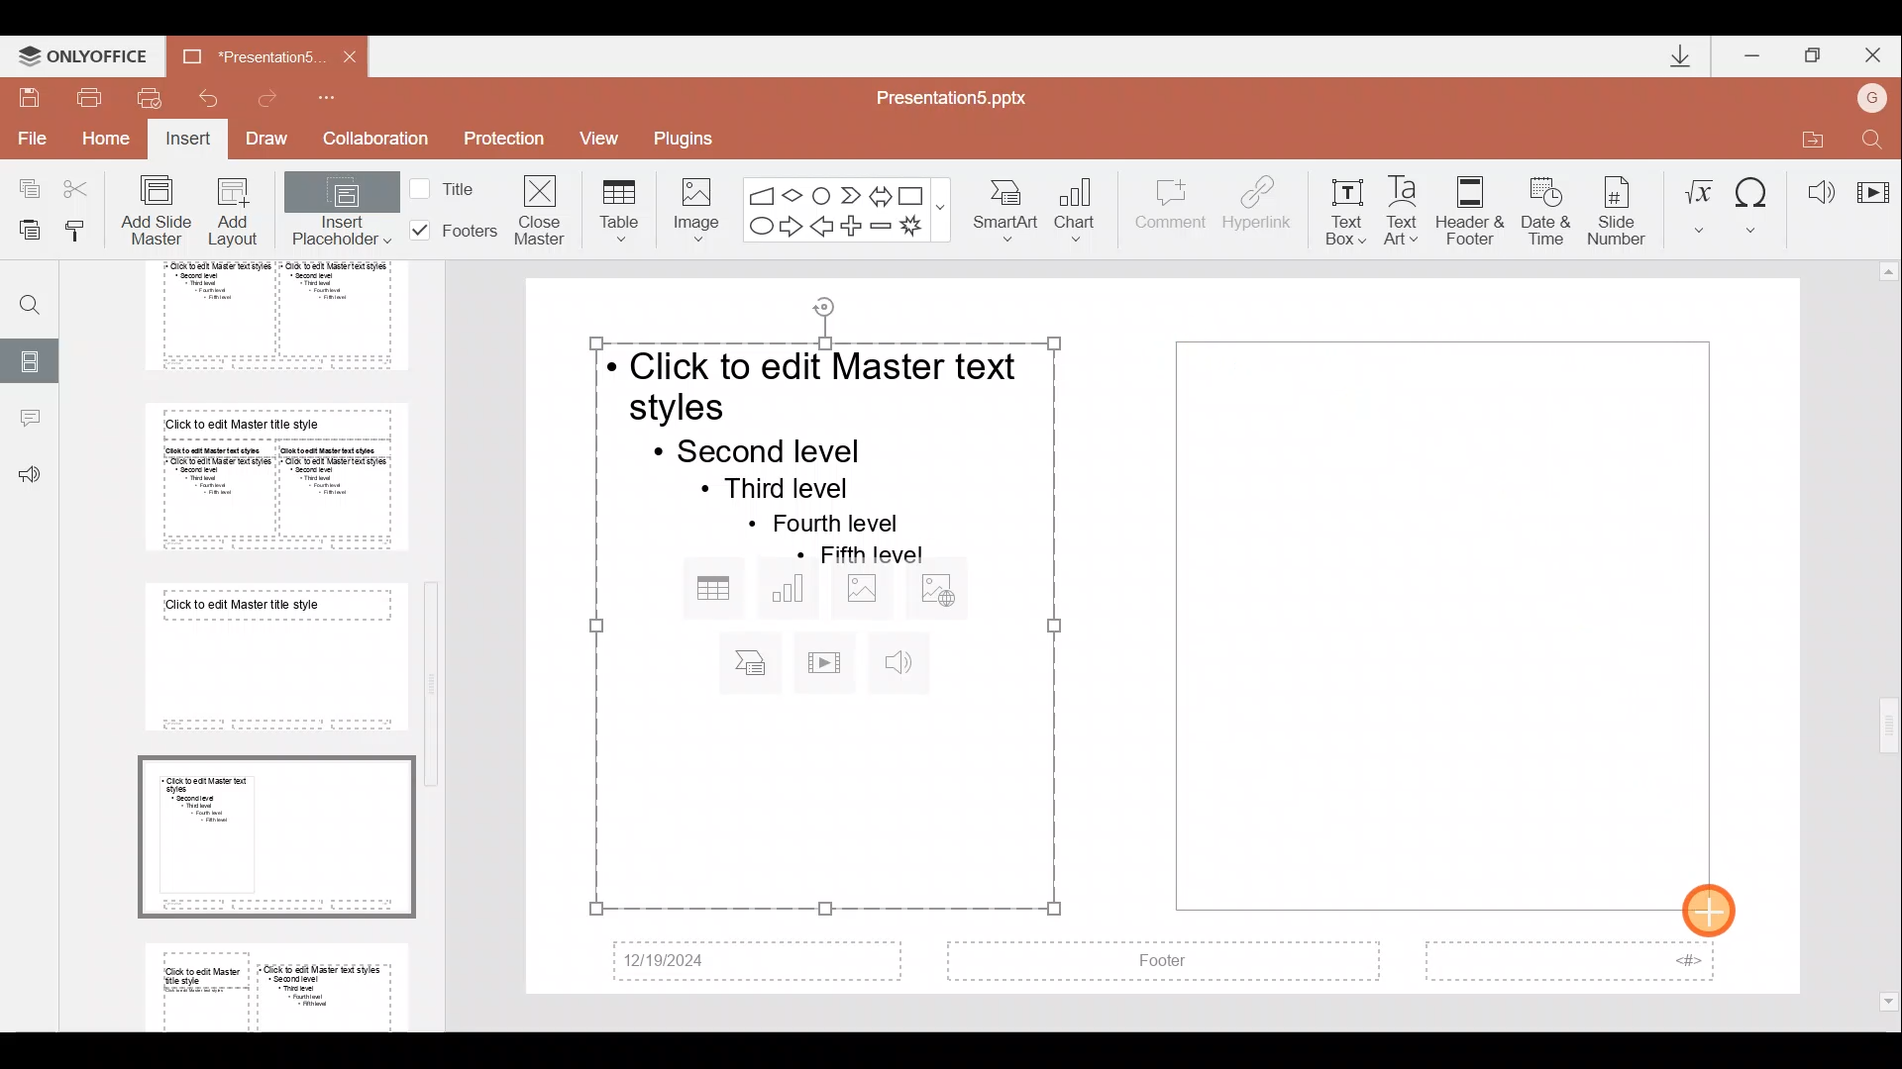 This screenshot has width=1902, height=1069. Describe the element at coordinates (606, 138) in the screenshot. I see `View` at that location.